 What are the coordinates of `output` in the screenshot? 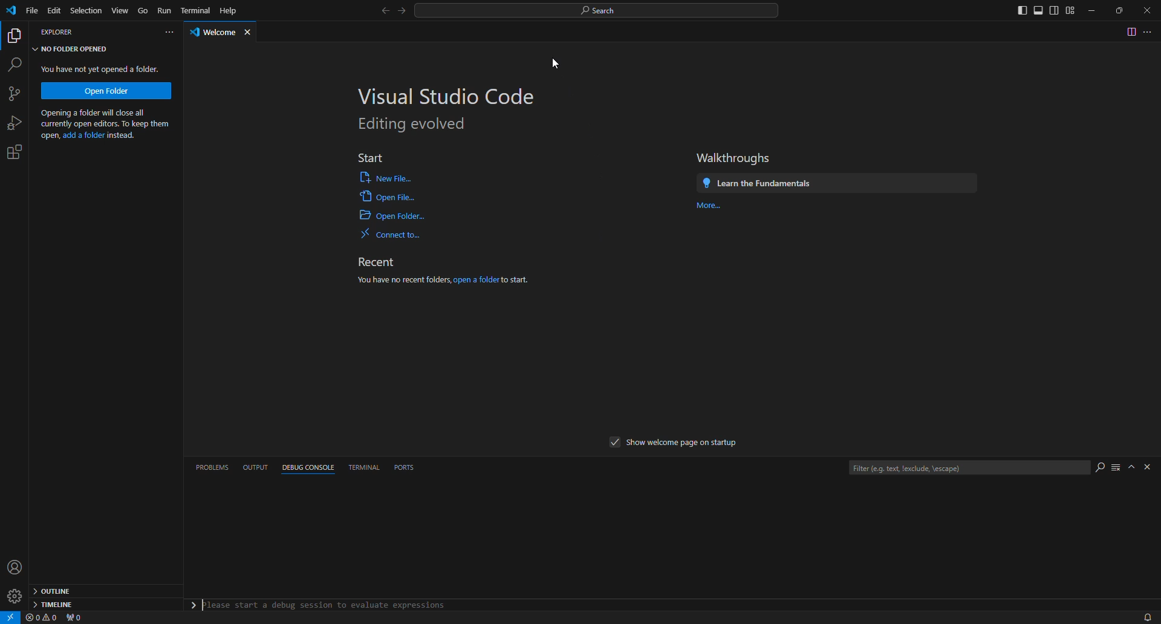 It's located at (256, 467).